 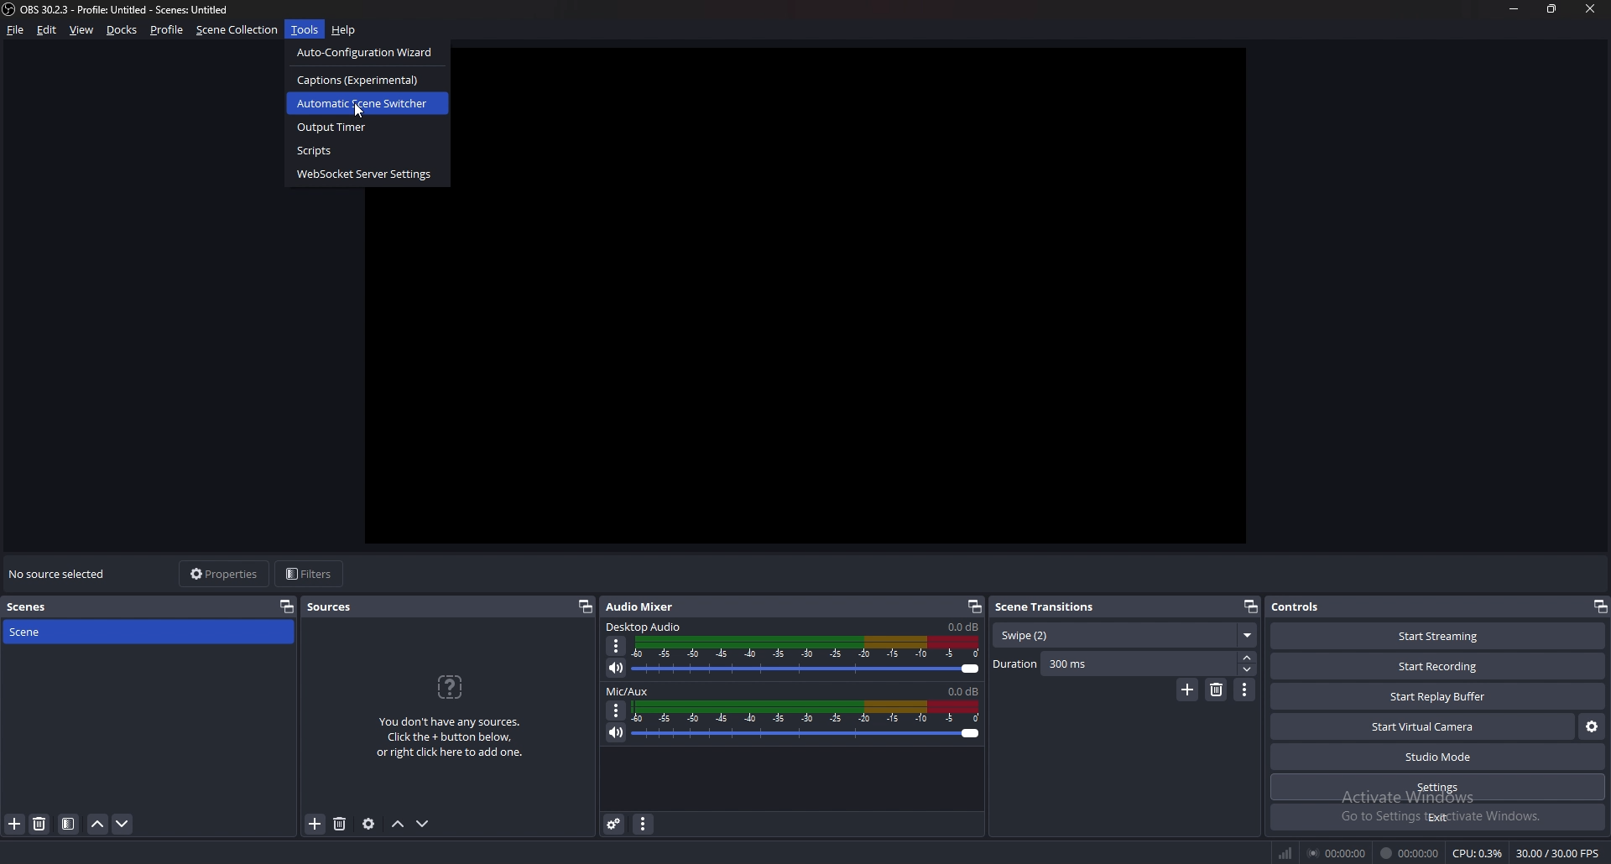 What do you see at coordinates (974, 606) in the screenshot?
I see `pop out` at bounding box center [974, 606].